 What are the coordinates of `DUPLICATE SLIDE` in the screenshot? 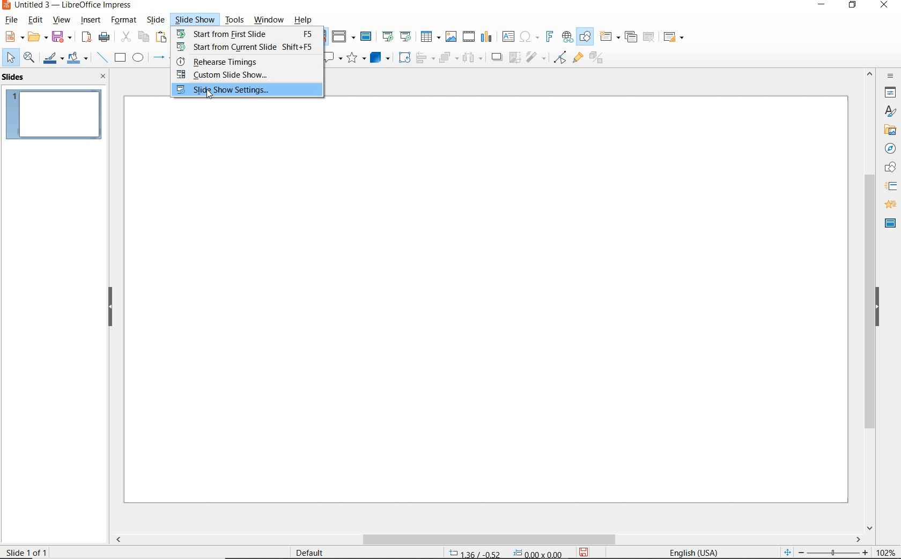 It's located at (630, 36).